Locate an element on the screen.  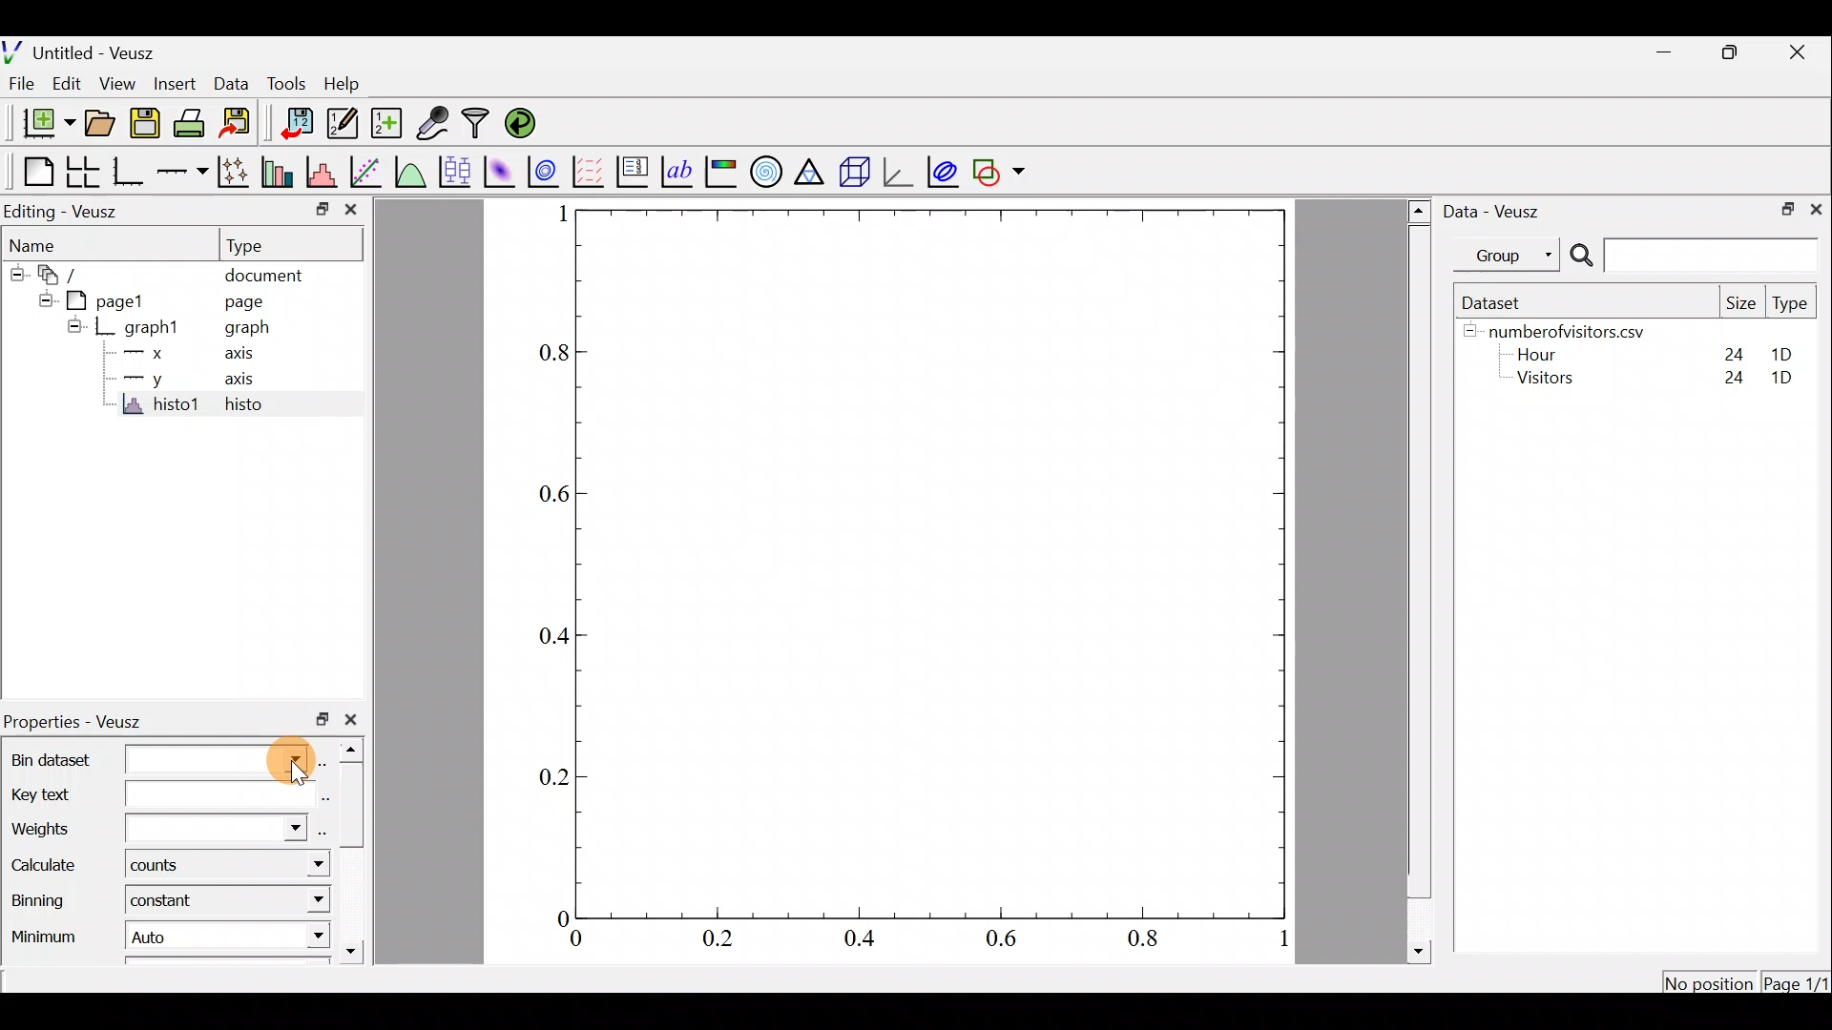
close is located at coordinates (351, 211).